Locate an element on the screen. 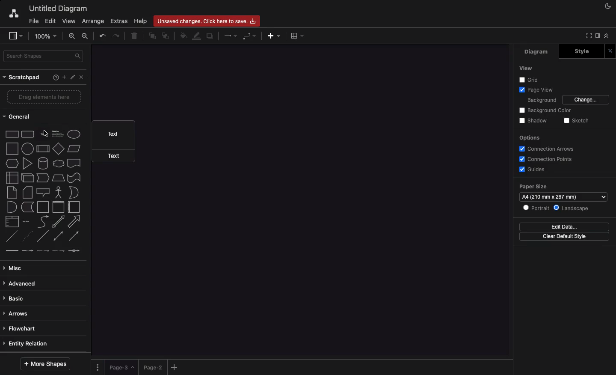 Image resolution: width=616 pixels, height=375 pixels. View is located at coordinates (68, 20).